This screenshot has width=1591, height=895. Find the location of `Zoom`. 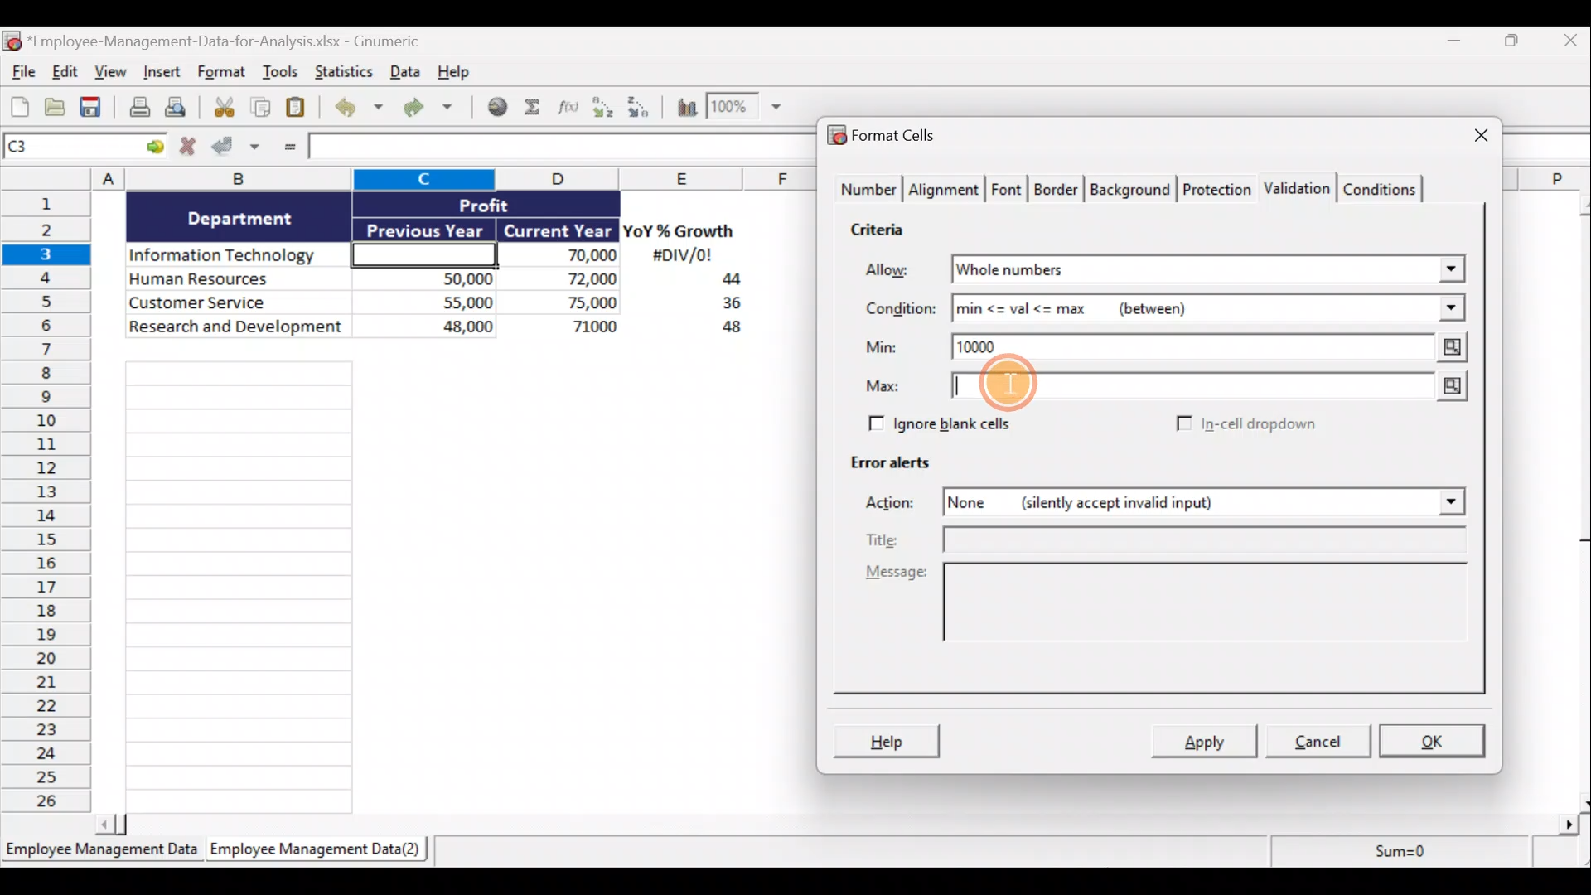

Zoom is located at coordinates (748, 110).